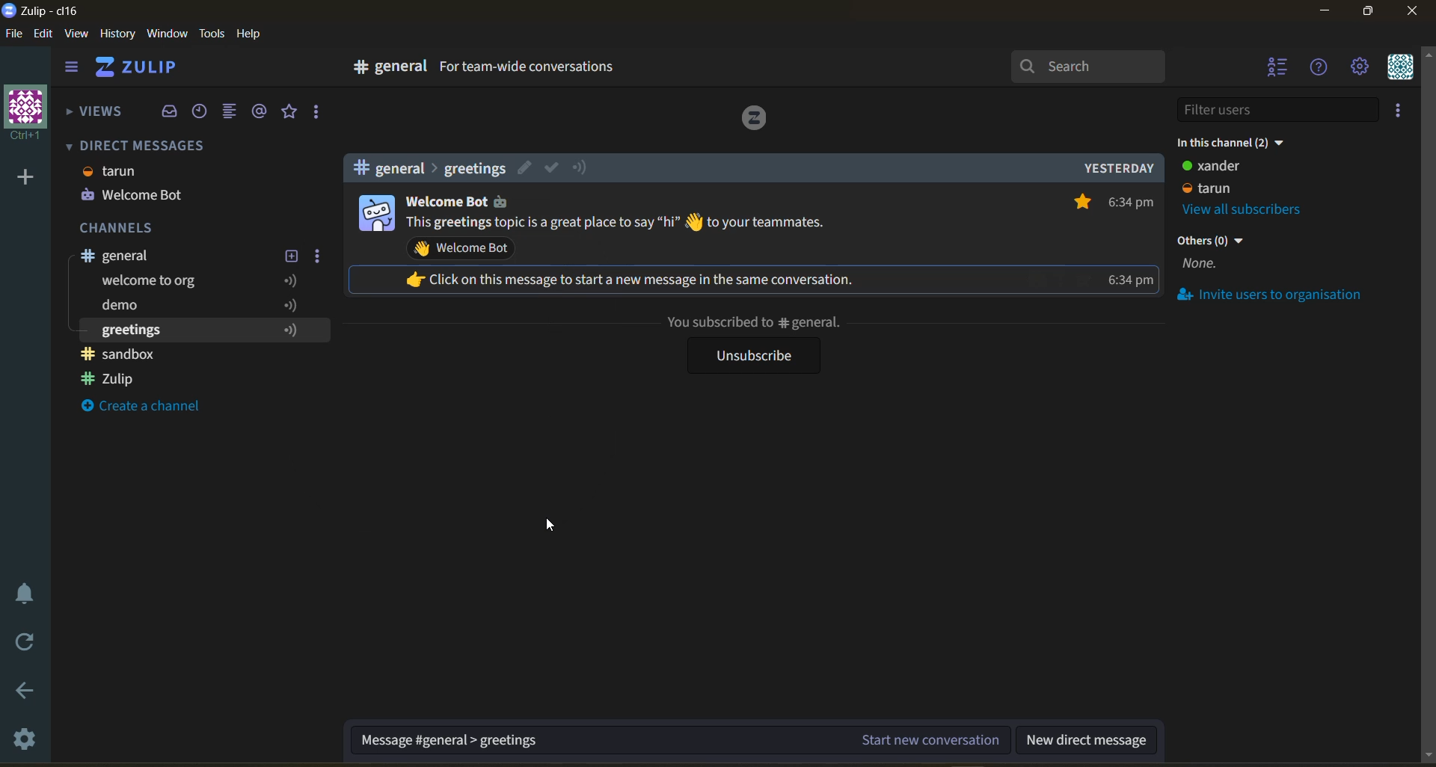 The image size is (1436, 767). Describe the element at coordinates (169, 34) in the screenshot. I see `window` at that location.